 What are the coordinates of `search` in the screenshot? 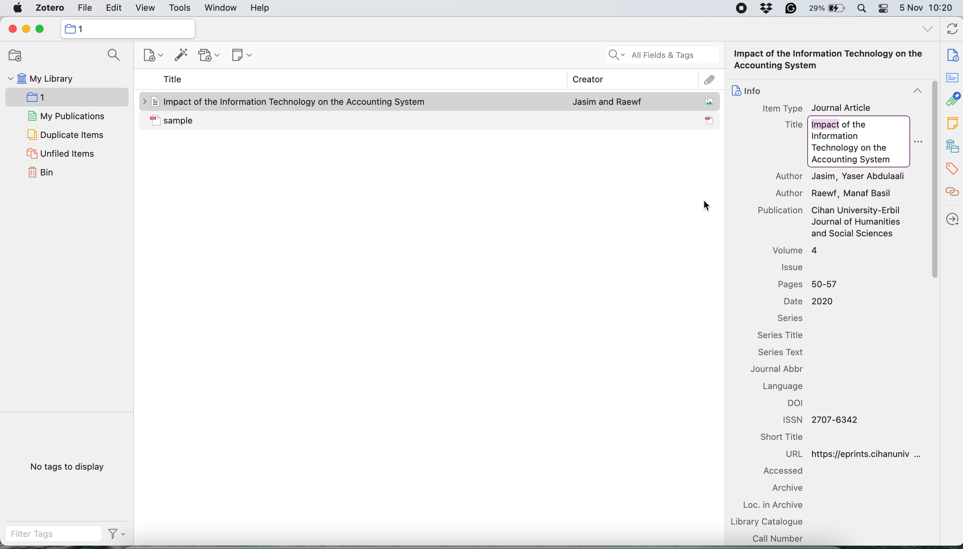 It's located at (115, 55).